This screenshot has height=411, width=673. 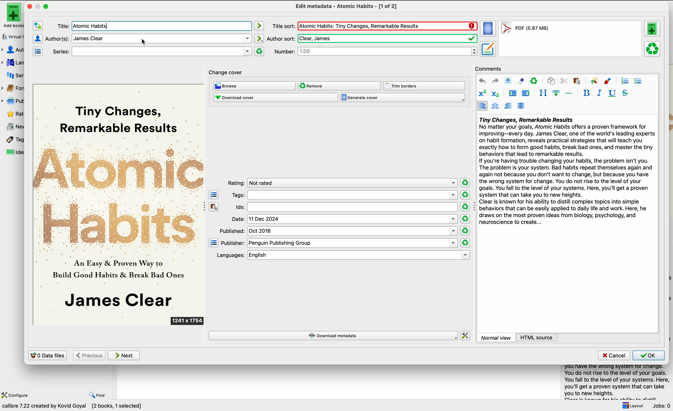 I want to click on OK button, so click(x=649, y=355).